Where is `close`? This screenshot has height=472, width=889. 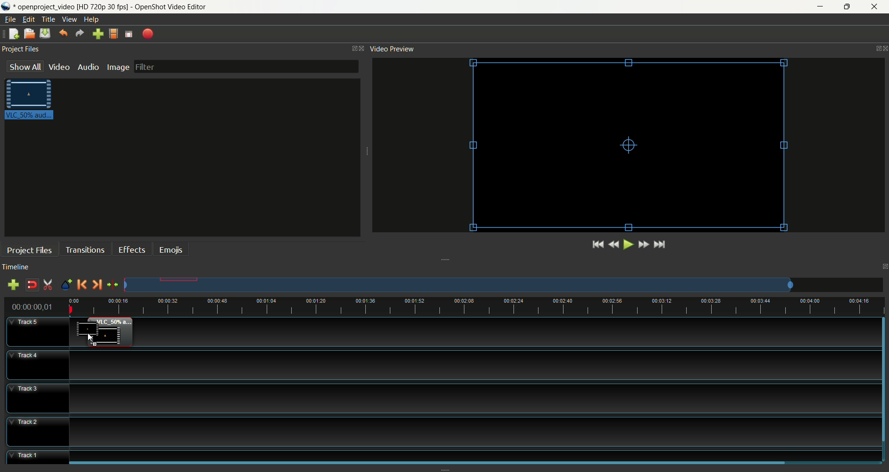 close is located at coordinates (876, 6).